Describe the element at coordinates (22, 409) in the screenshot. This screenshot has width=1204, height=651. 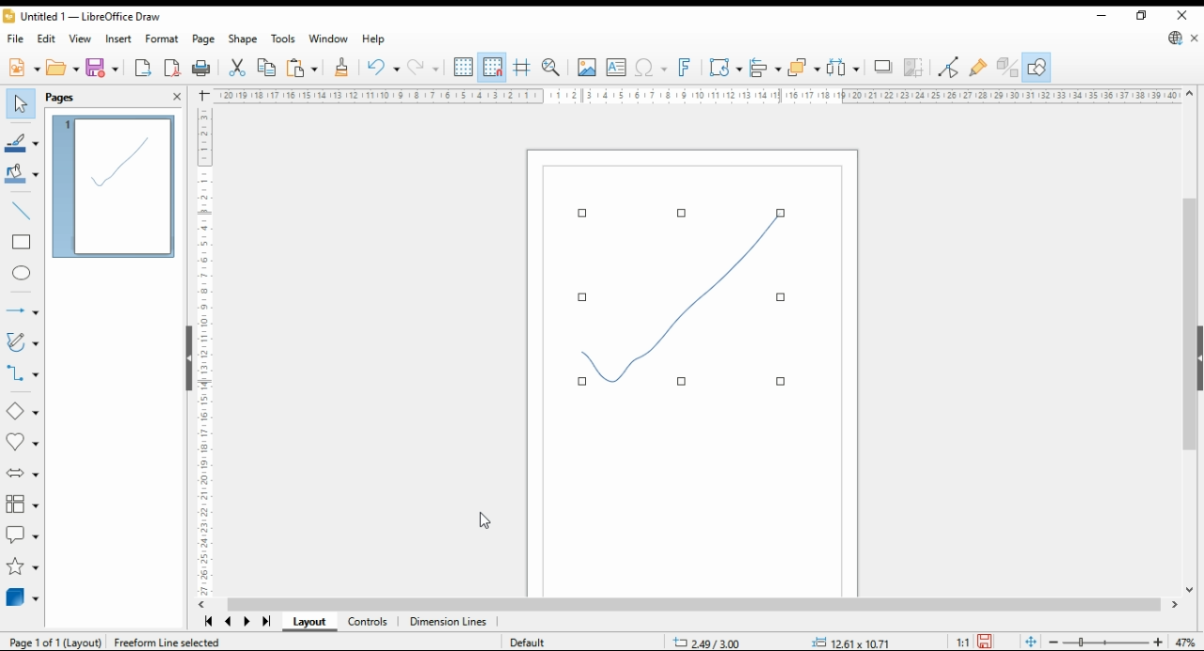
I see `basic shapes` at that location.